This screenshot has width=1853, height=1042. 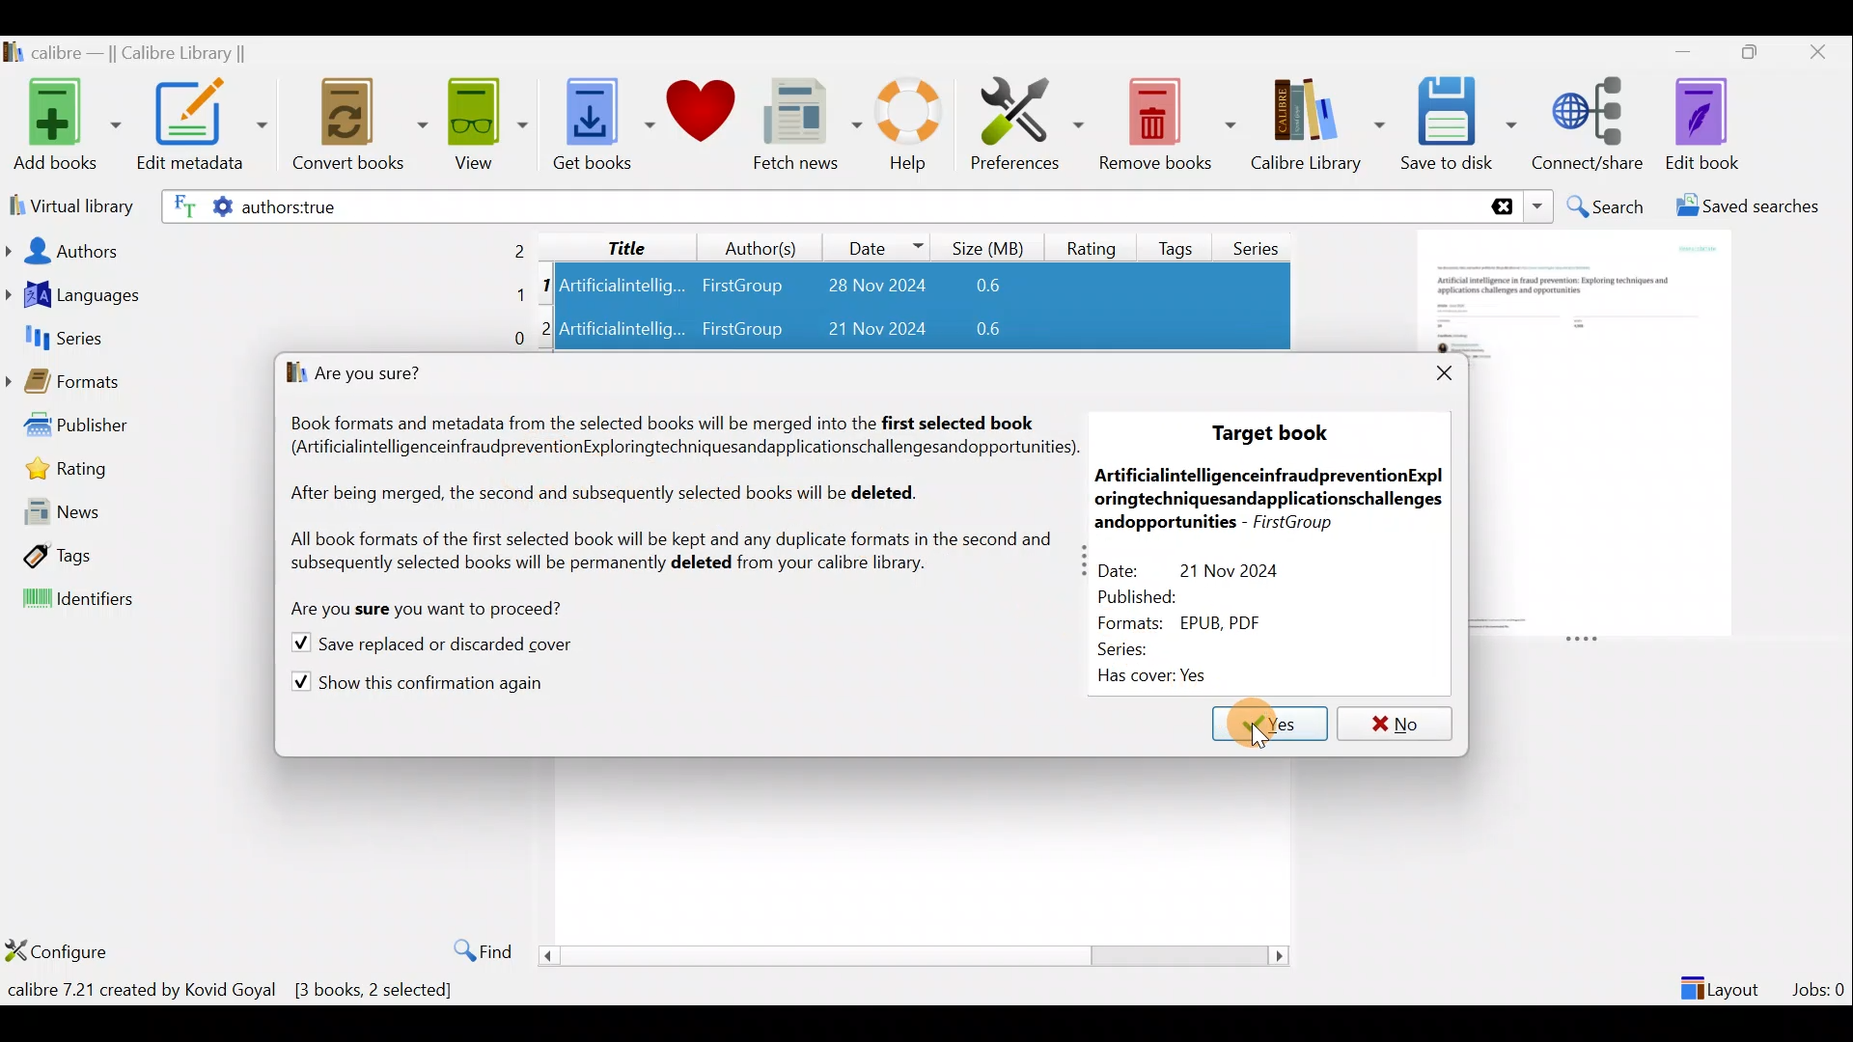 I want to click on Search, so click(x=1608, y=206).